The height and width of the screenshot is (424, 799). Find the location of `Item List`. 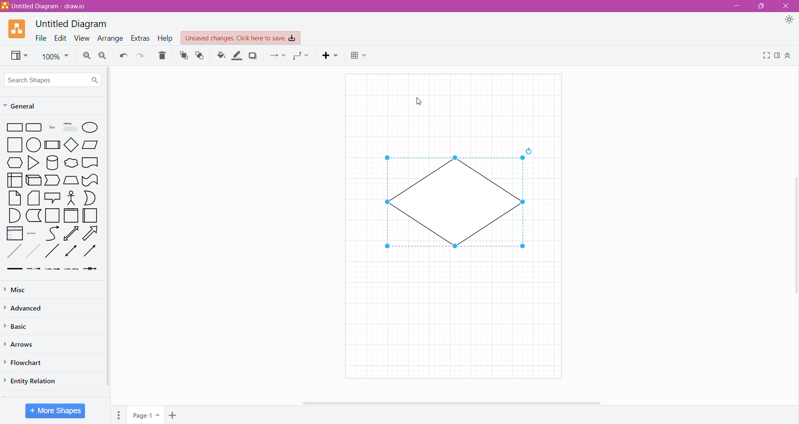

Item List is located at coordinates (15, 234).